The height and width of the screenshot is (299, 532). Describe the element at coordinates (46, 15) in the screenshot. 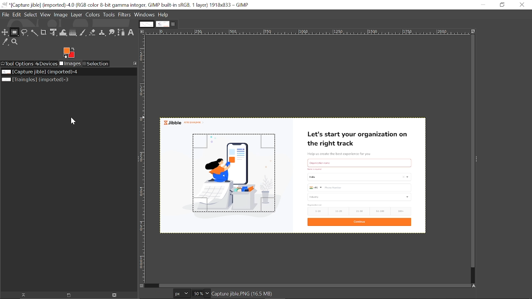

I see `View` at that location.